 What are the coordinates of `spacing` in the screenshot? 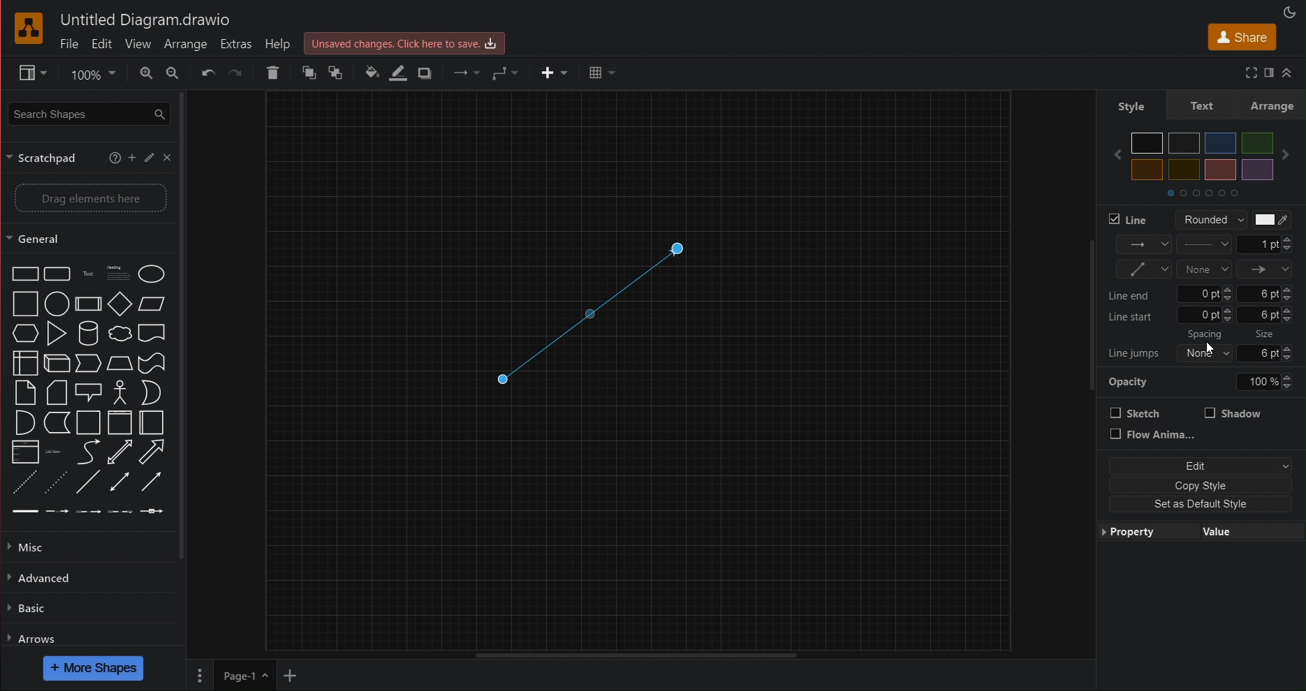 It's located at (1208, 335).